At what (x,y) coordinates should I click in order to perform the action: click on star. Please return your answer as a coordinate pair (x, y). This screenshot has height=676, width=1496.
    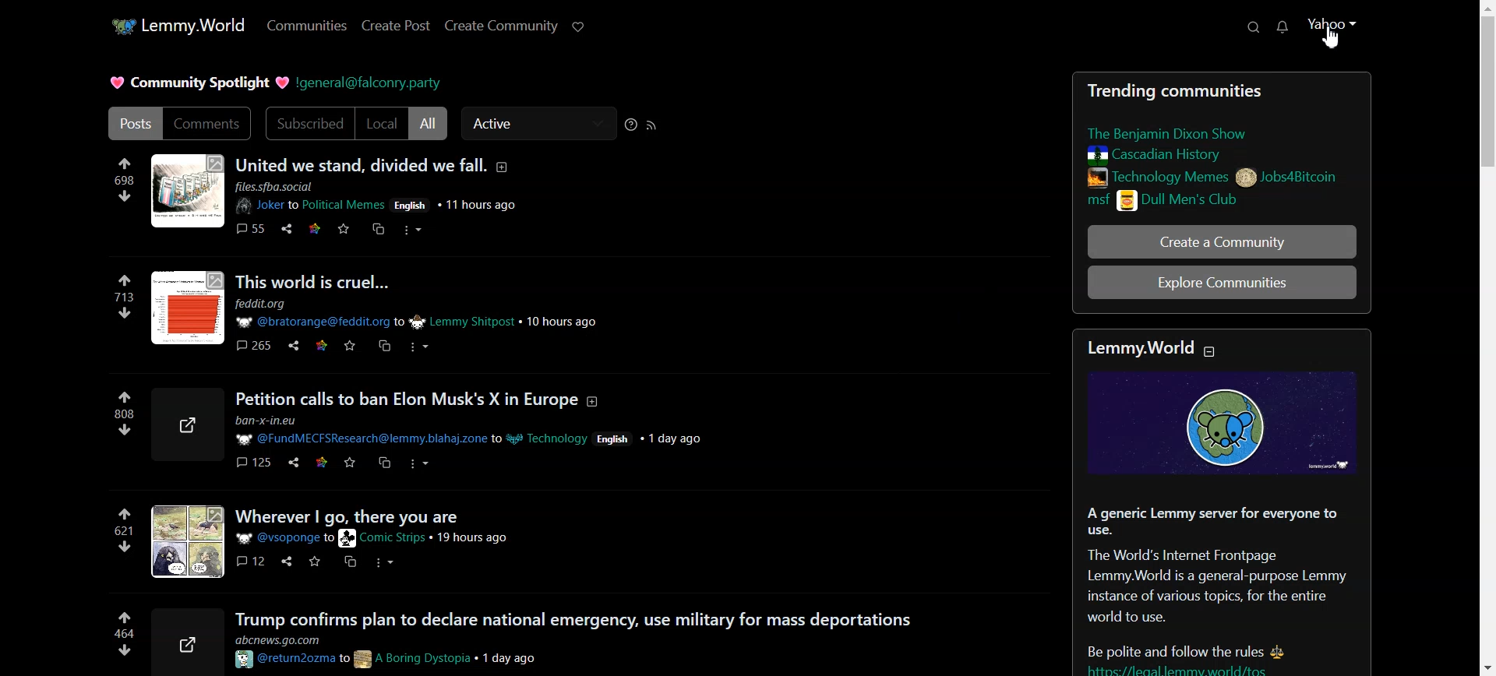
    Looking at the image, I should click on (351, 348).